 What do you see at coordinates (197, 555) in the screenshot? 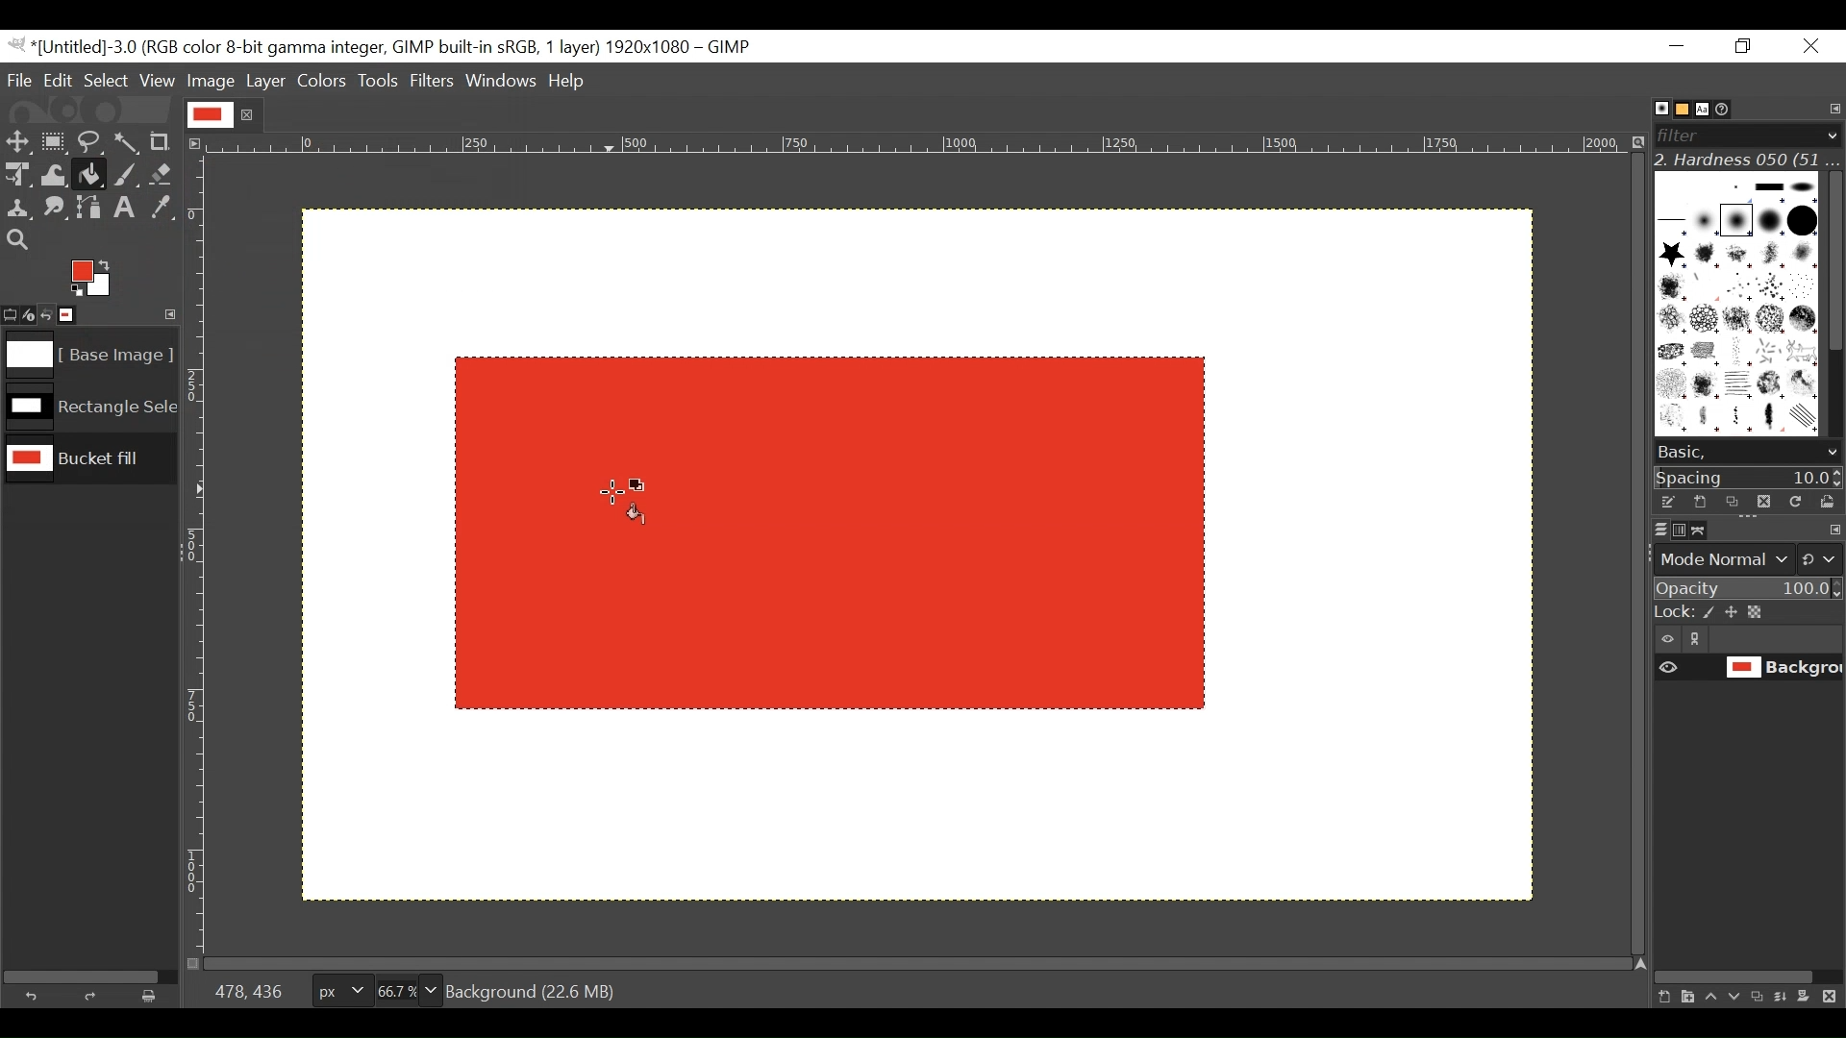
I see `Vertical Ruler` at bounding box center [197, 555].